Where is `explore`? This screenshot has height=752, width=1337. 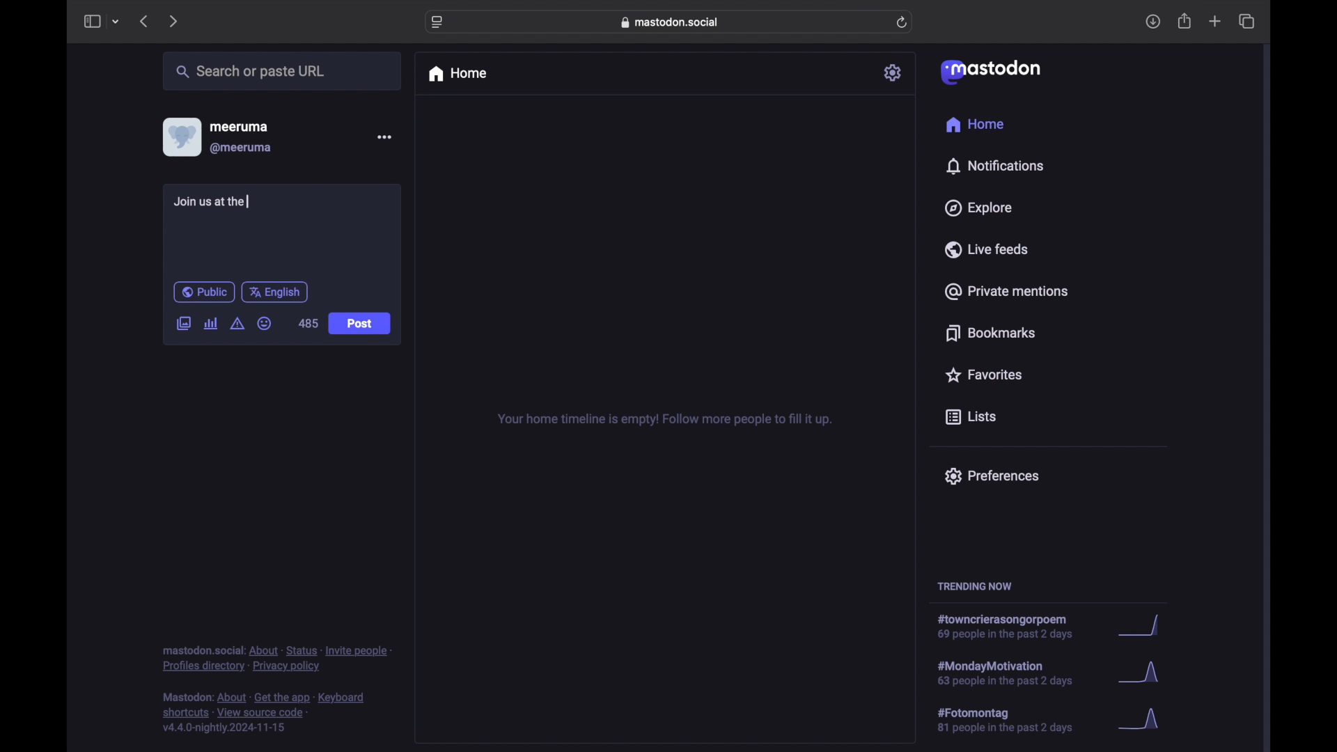
explore is located at coordinates (977, 208).